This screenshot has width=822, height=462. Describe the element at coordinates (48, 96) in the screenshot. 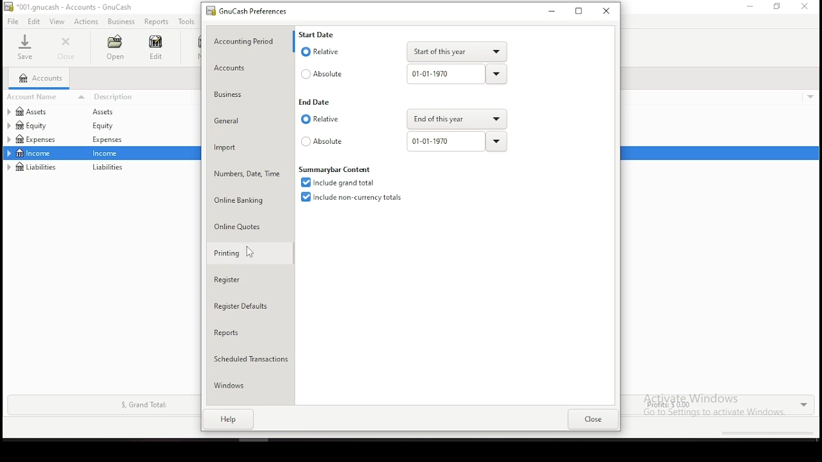

I see `account name` at that location.